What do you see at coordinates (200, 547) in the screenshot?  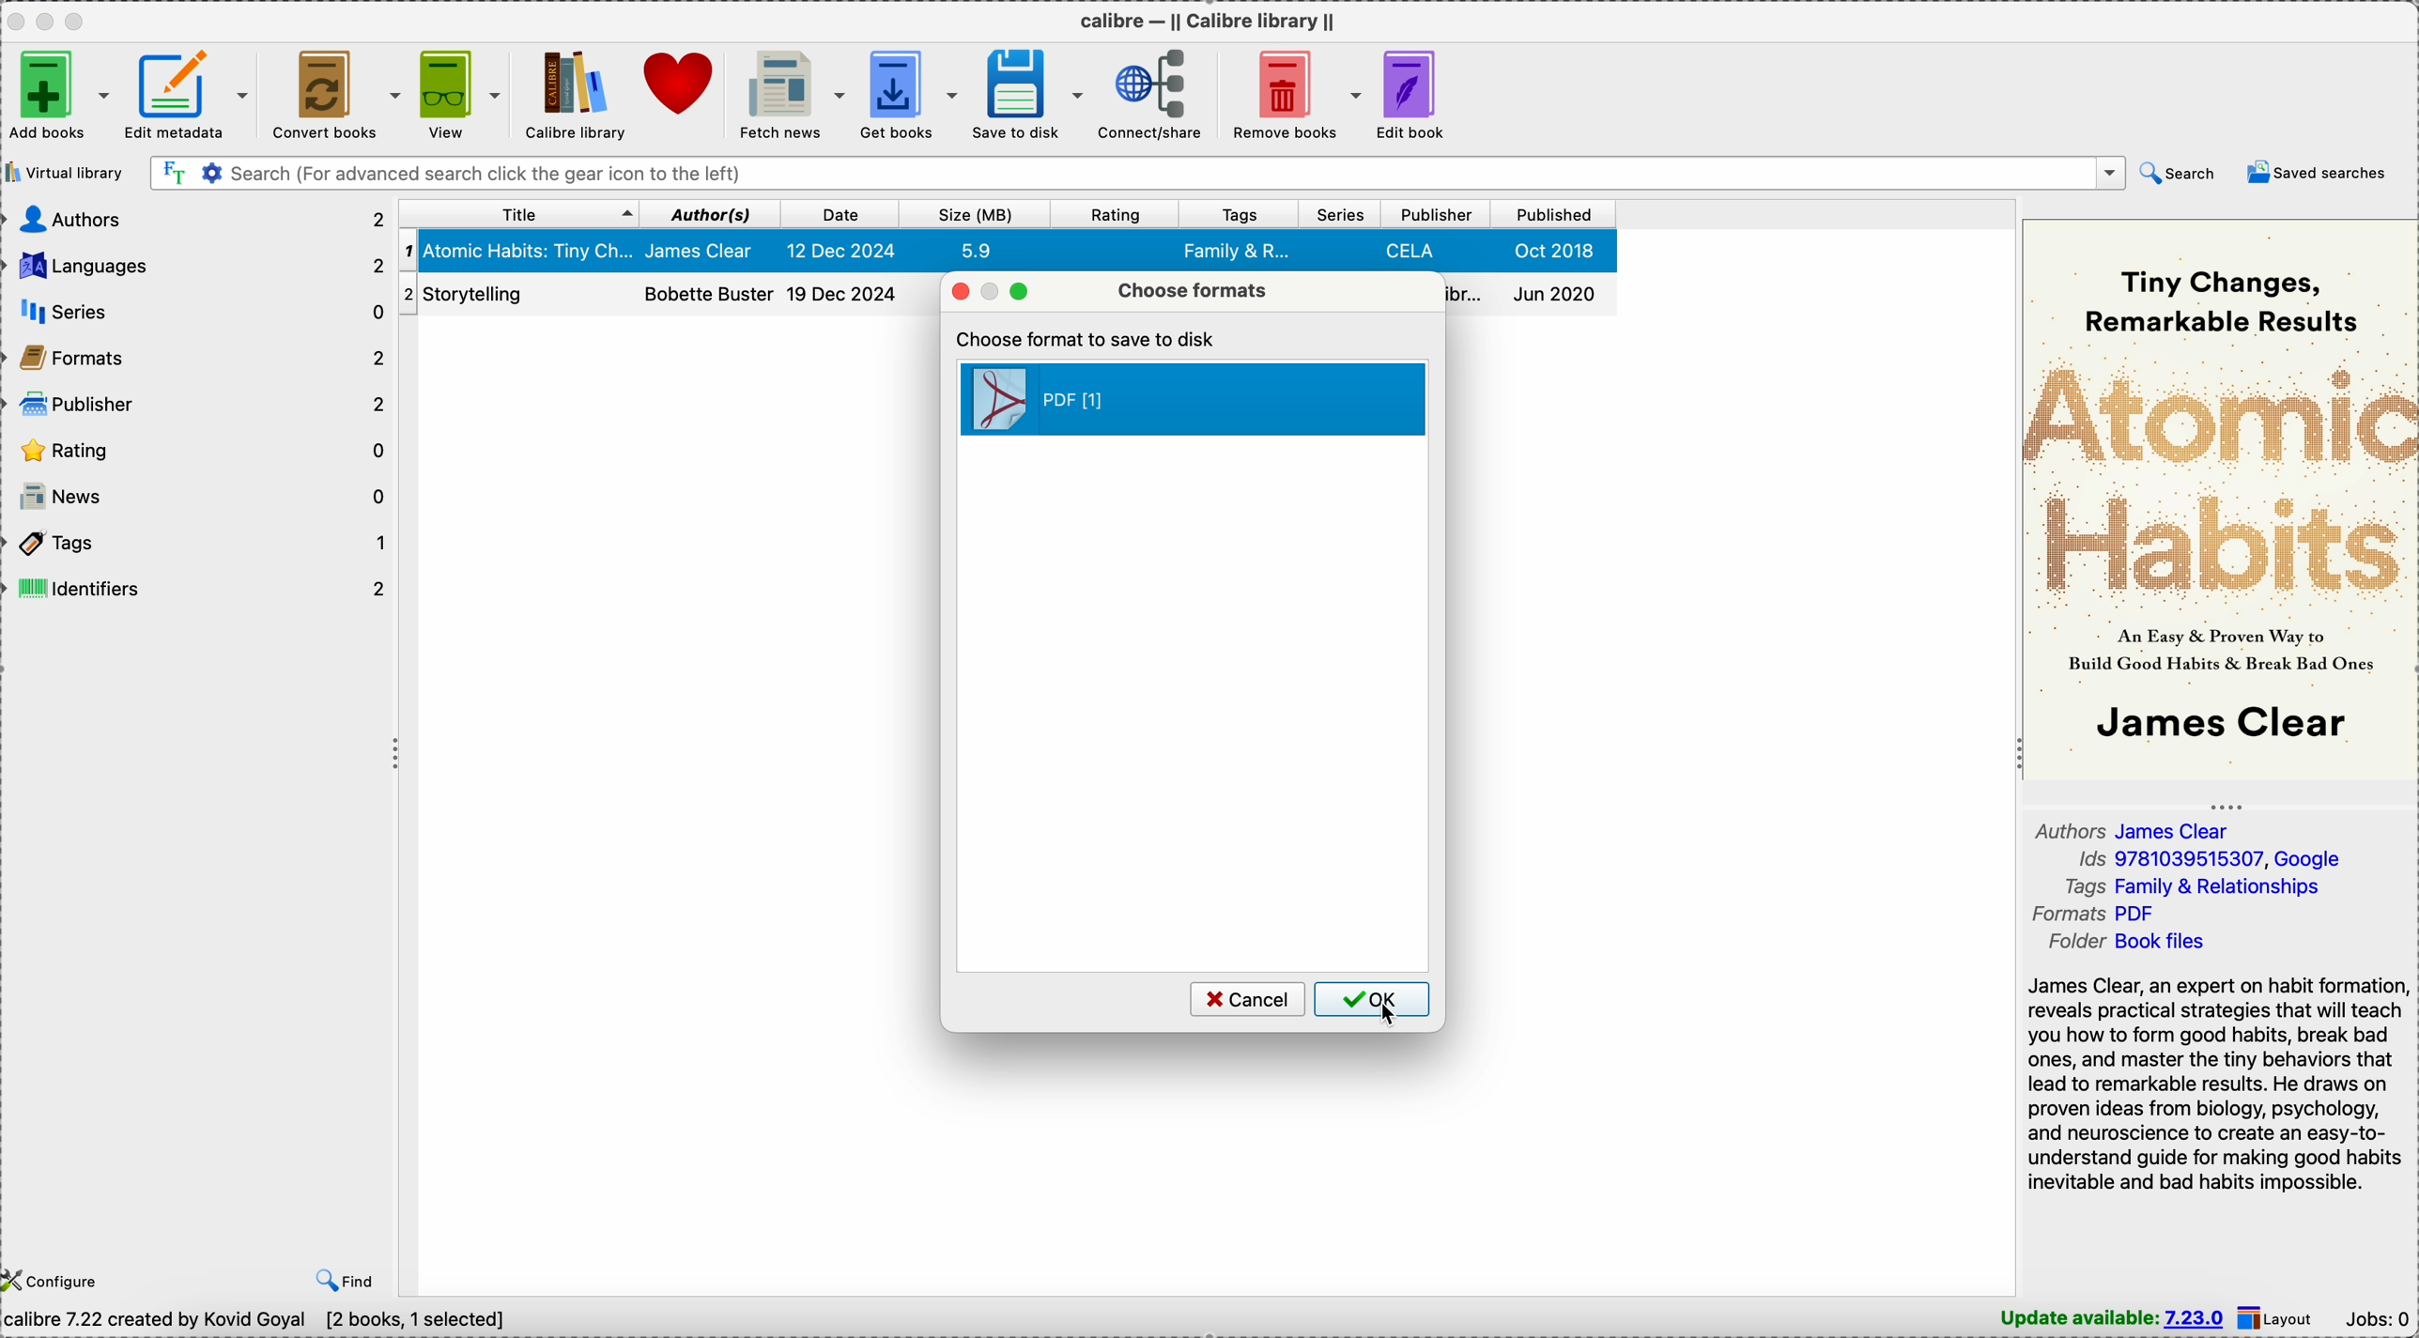 I see `tags` at bounding box center [200, 547].